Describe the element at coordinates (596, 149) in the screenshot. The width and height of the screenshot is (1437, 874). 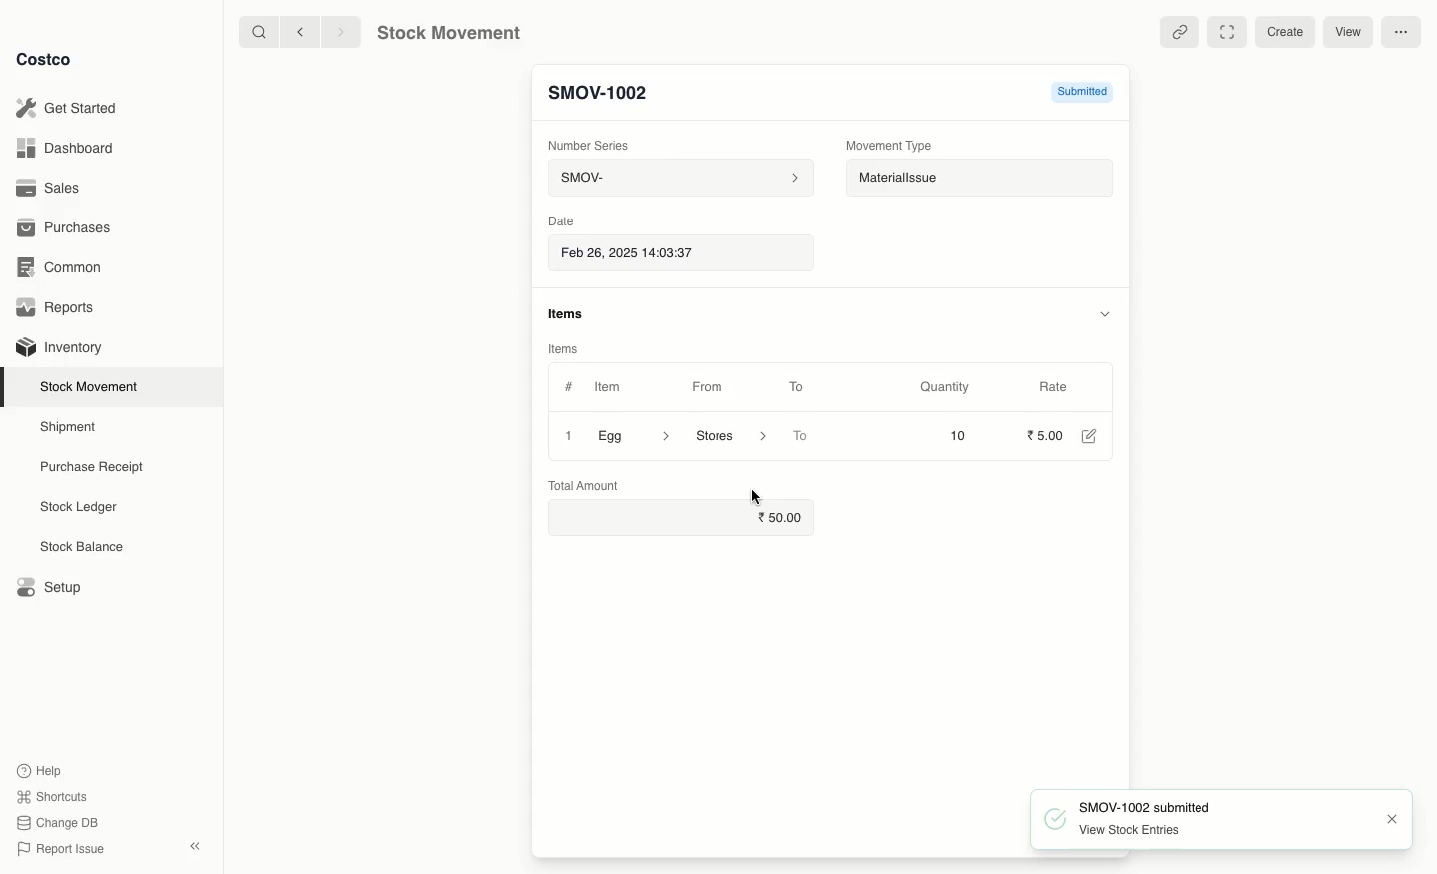
I see `Number Series` at that location.